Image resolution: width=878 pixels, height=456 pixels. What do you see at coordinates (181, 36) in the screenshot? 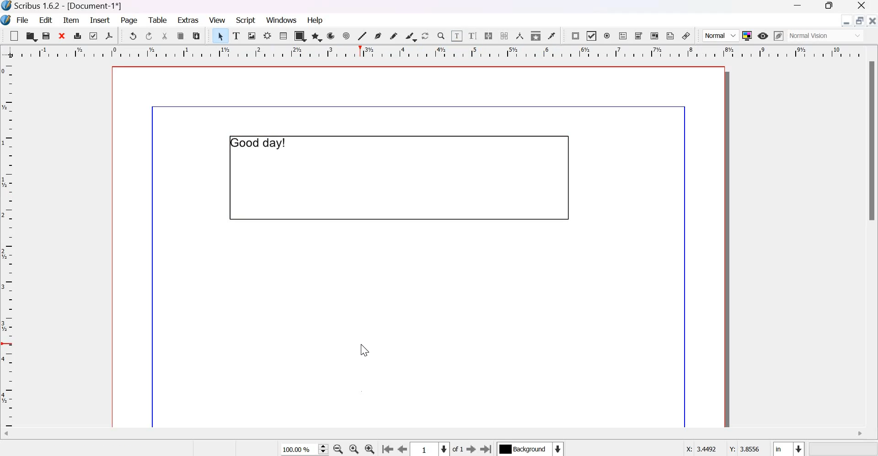
I see `copy` at bounding box center [181, 36].